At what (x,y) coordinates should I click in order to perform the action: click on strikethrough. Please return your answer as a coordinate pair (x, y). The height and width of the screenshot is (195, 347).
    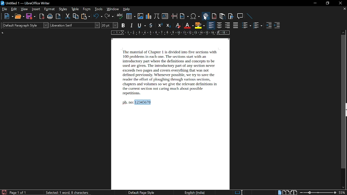
    Looking at the image, I should click on (151, 25).